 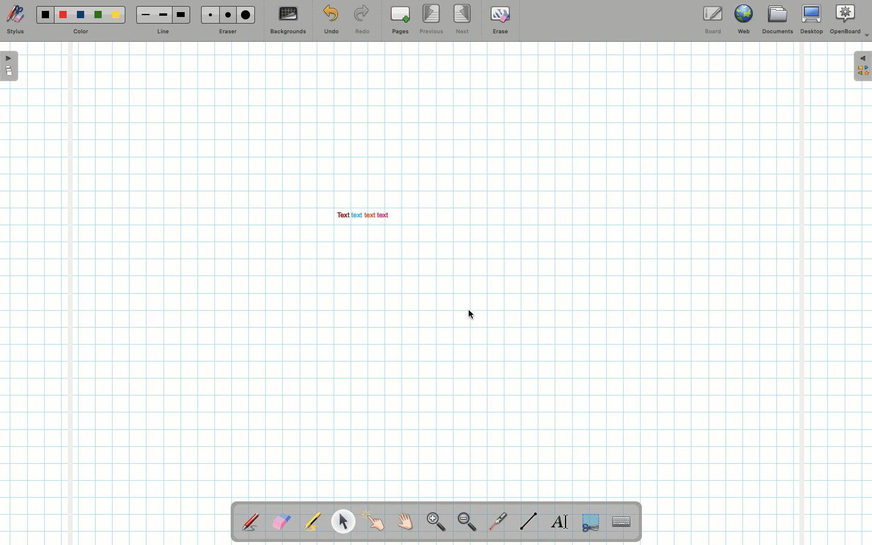 What do you see at coordinates (589, 521) in the screenshot?
I see `Selection` at bounding box center [589, 521].